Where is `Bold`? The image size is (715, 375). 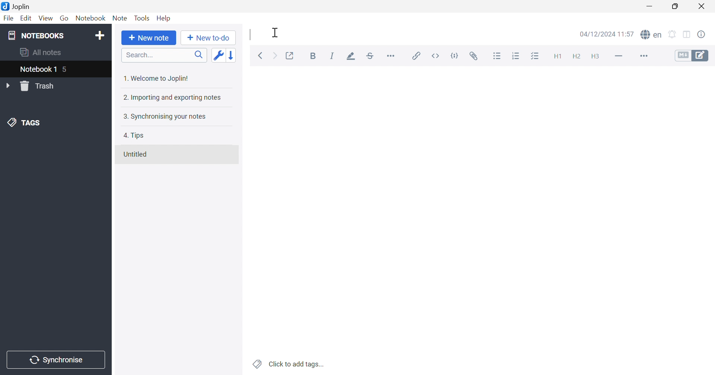 Bold is located at coordinates (313, 56).